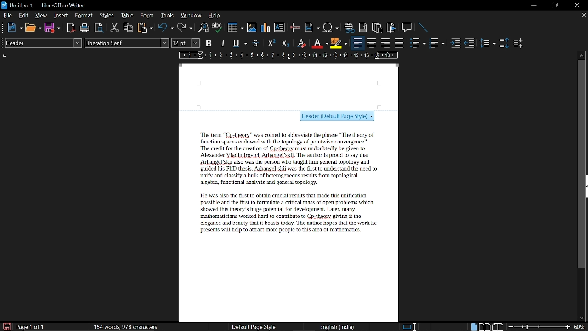  I want to click on Insert hyperlink, so click(350, 28).